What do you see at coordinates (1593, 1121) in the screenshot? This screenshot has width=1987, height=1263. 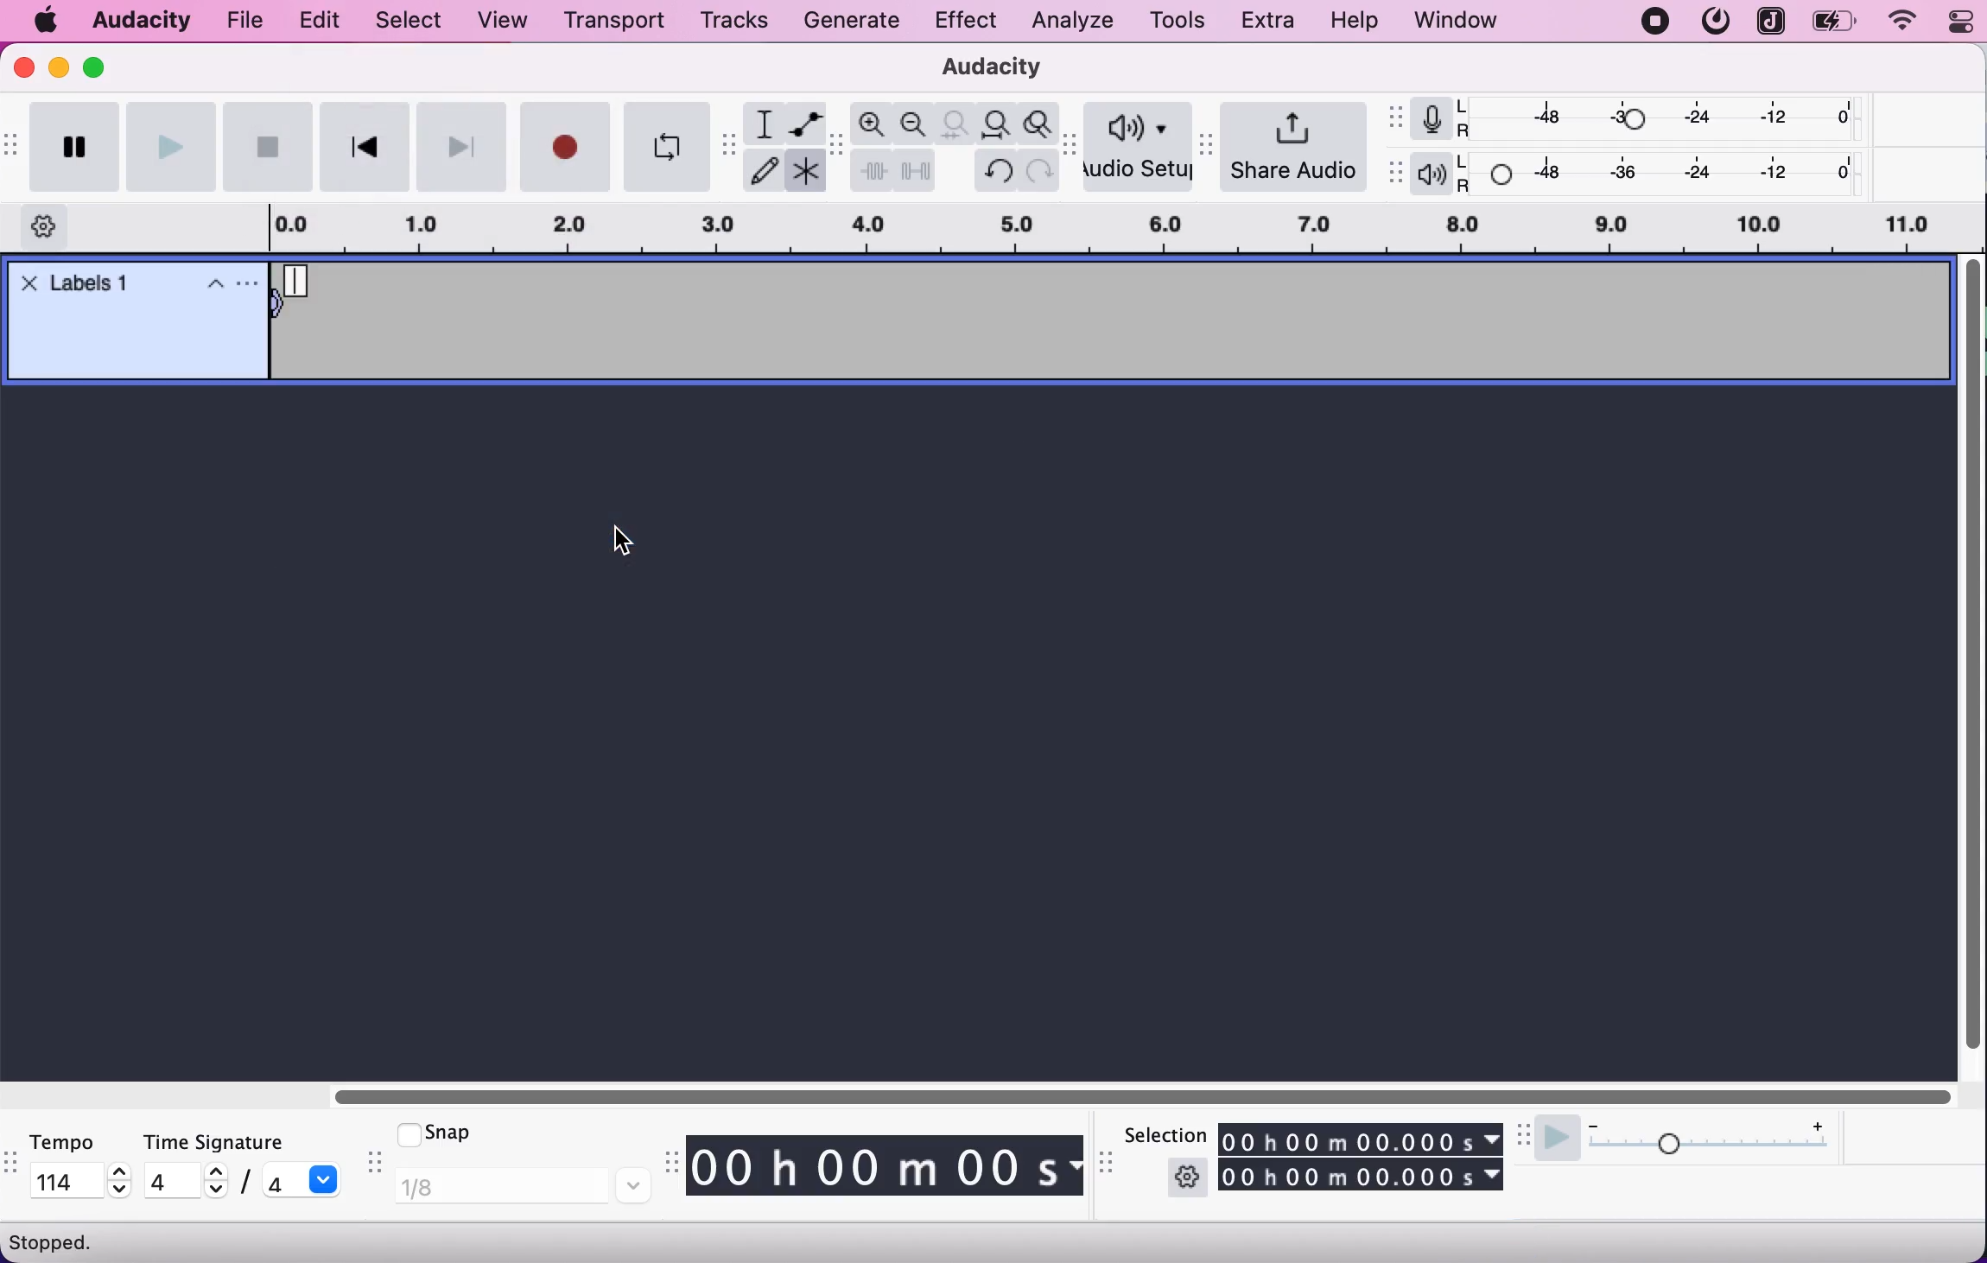 I see `decrease` at bounding box center [1593, 1121].